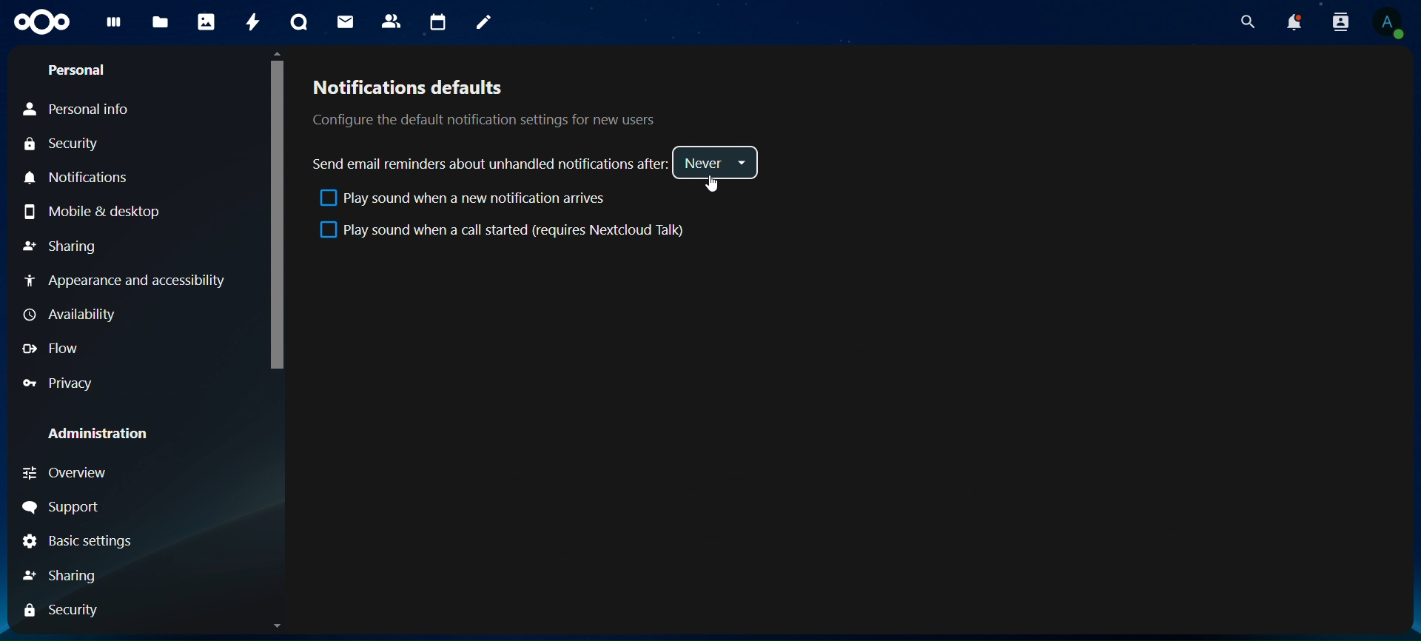 The height and width of the screenshot is (641, 1421). Describe the element at coordinates (252, 24) in the screenshot. I see `activity` at that location.